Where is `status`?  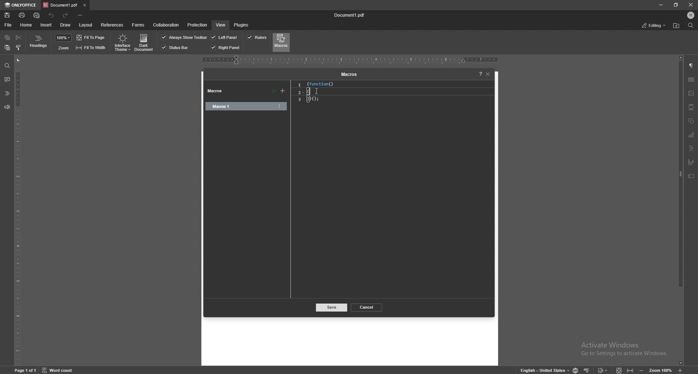 status is located at coordinates (654, 25).